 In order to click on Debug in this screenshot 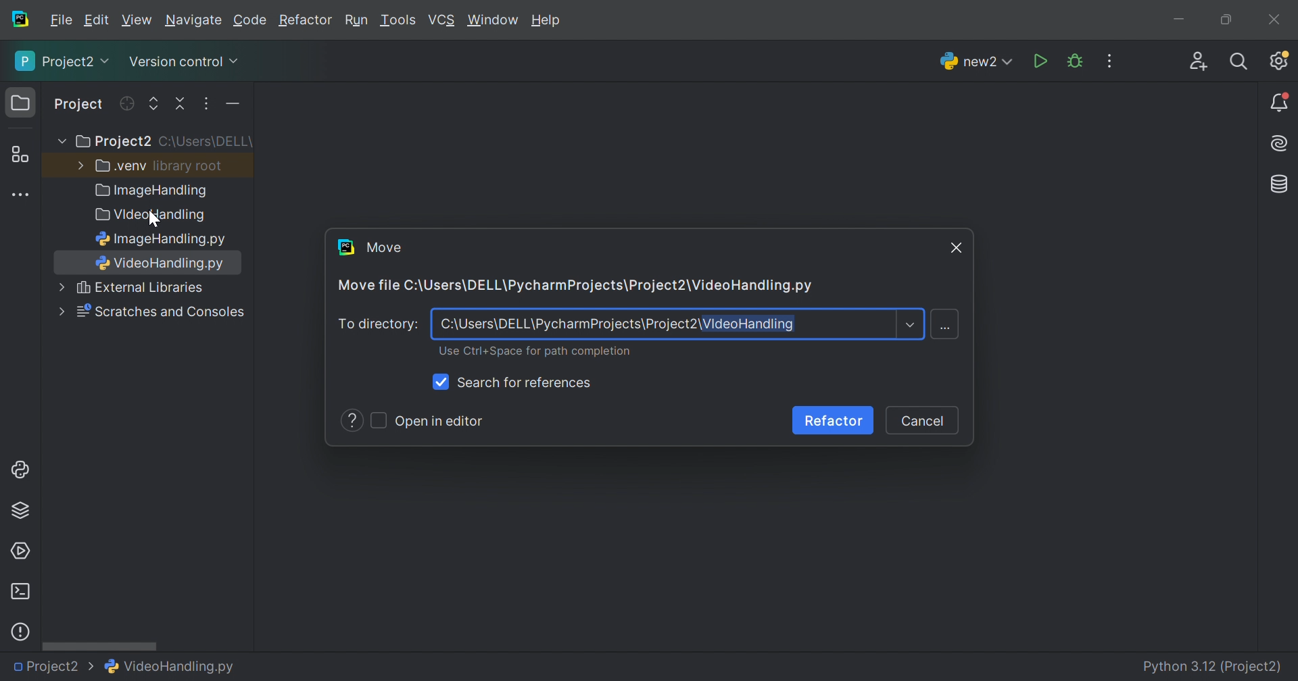, I will do `click(1075, 61)`.